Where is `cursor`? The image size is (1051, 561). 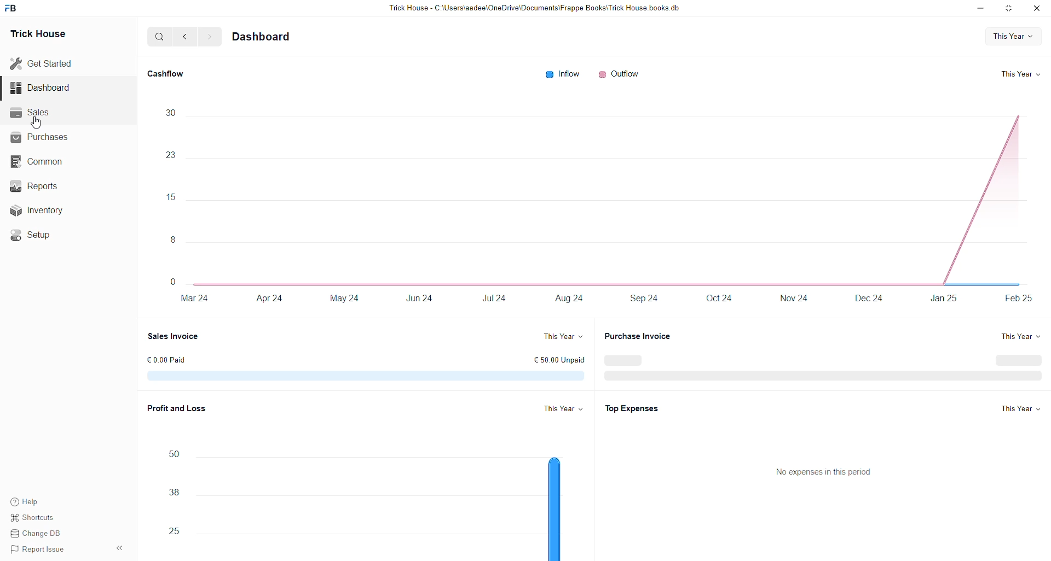
cursor is located at coordinates (38, 122).